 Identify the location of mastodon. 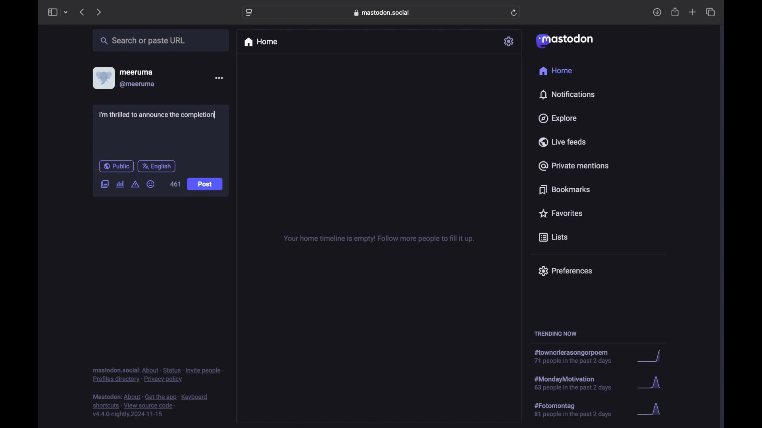
(565, 41).